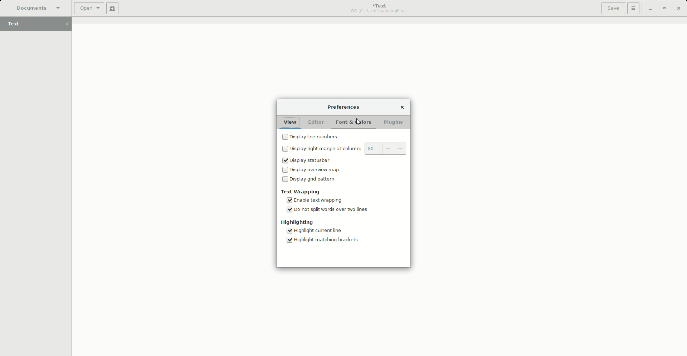  Describe the element at coordinates (319, 148) in the screenshot. I see `Display right margin` at that location.